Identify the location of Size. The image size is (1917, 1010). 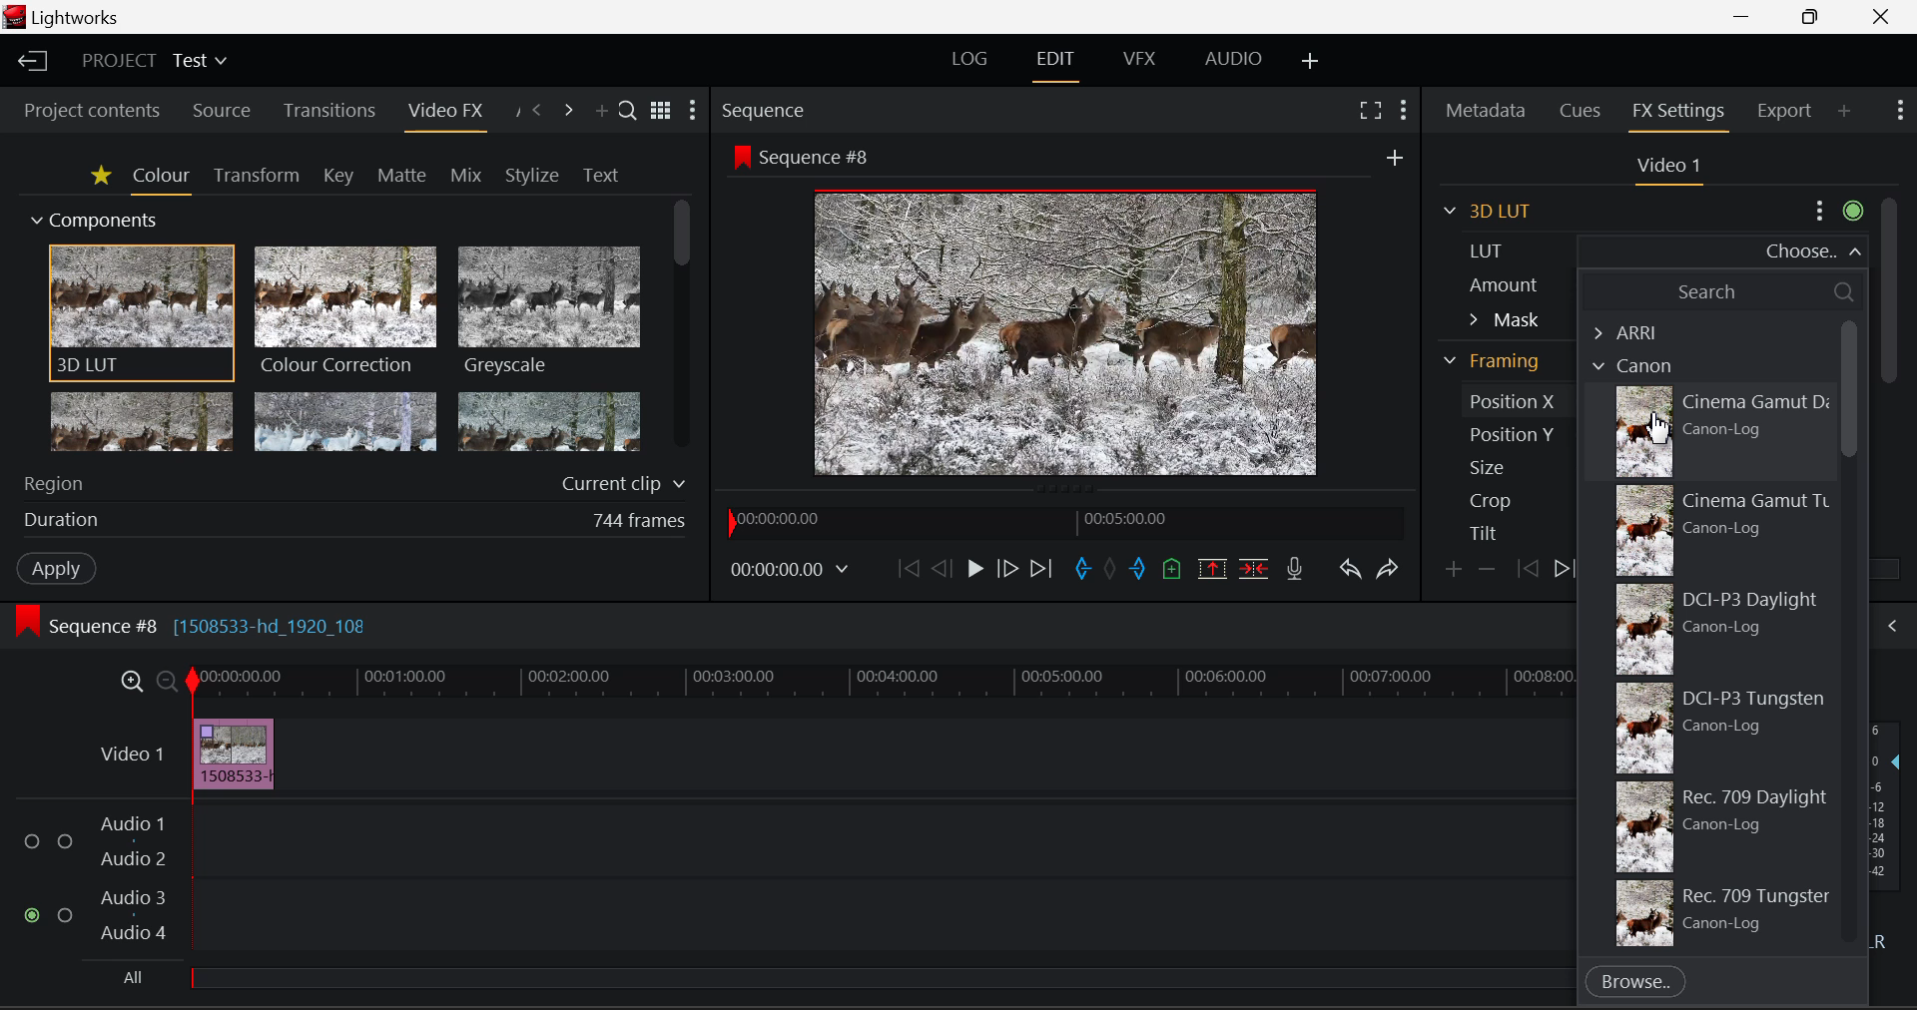
(1503, 469).